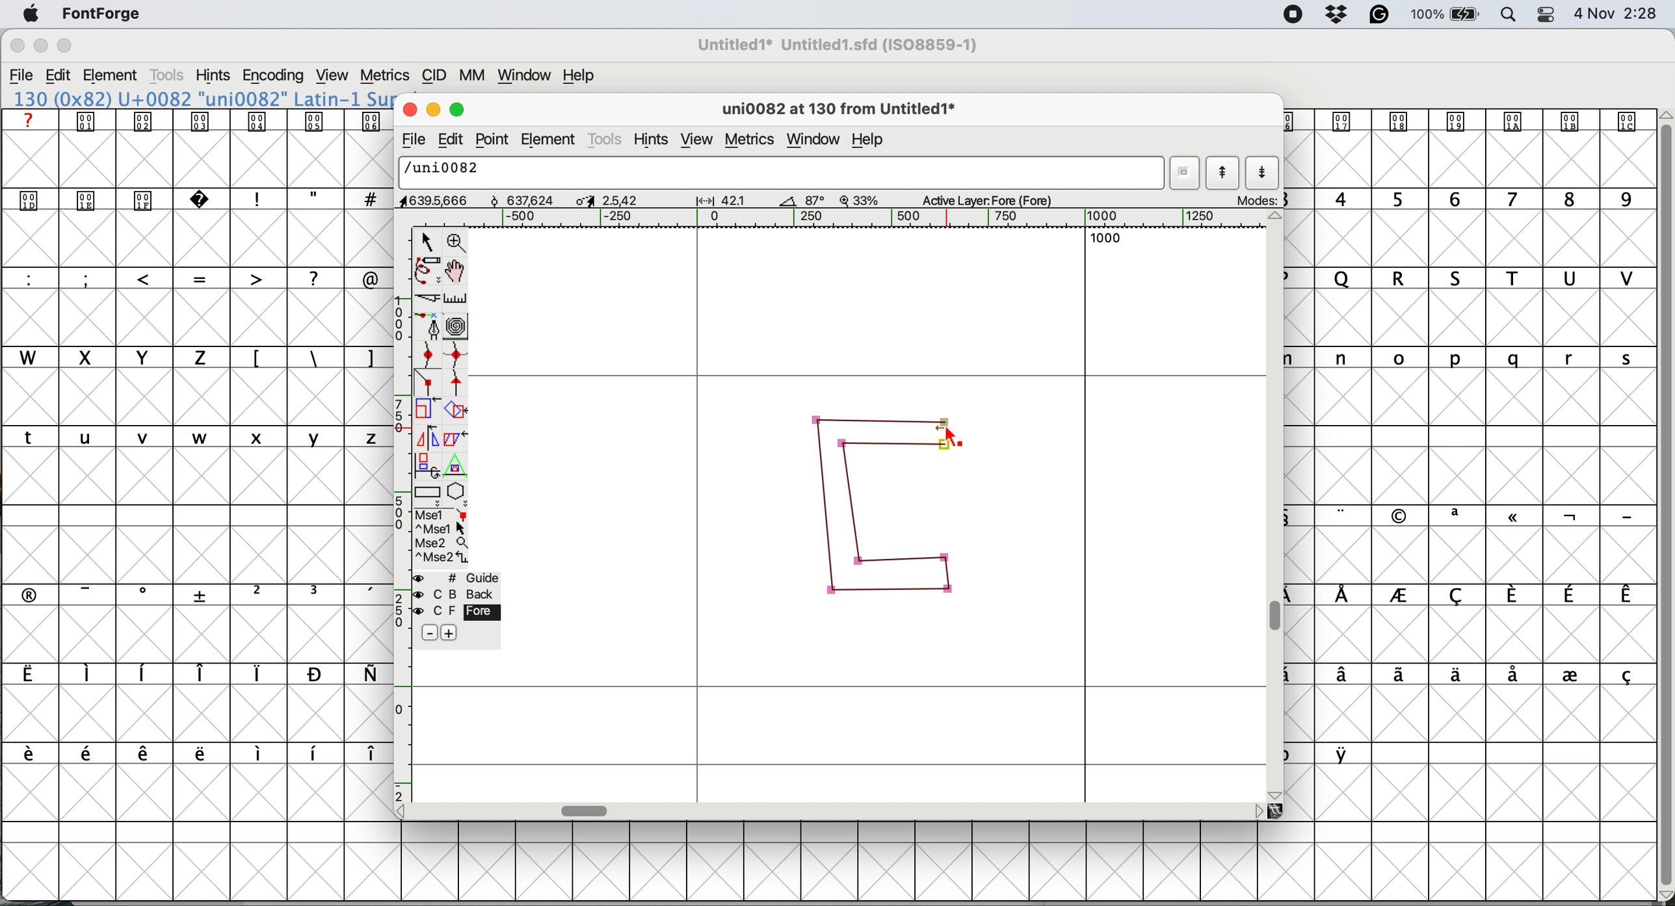 The height and width of the screenshot is (906, 1675). I want to click on cursor, so click(951, 436).